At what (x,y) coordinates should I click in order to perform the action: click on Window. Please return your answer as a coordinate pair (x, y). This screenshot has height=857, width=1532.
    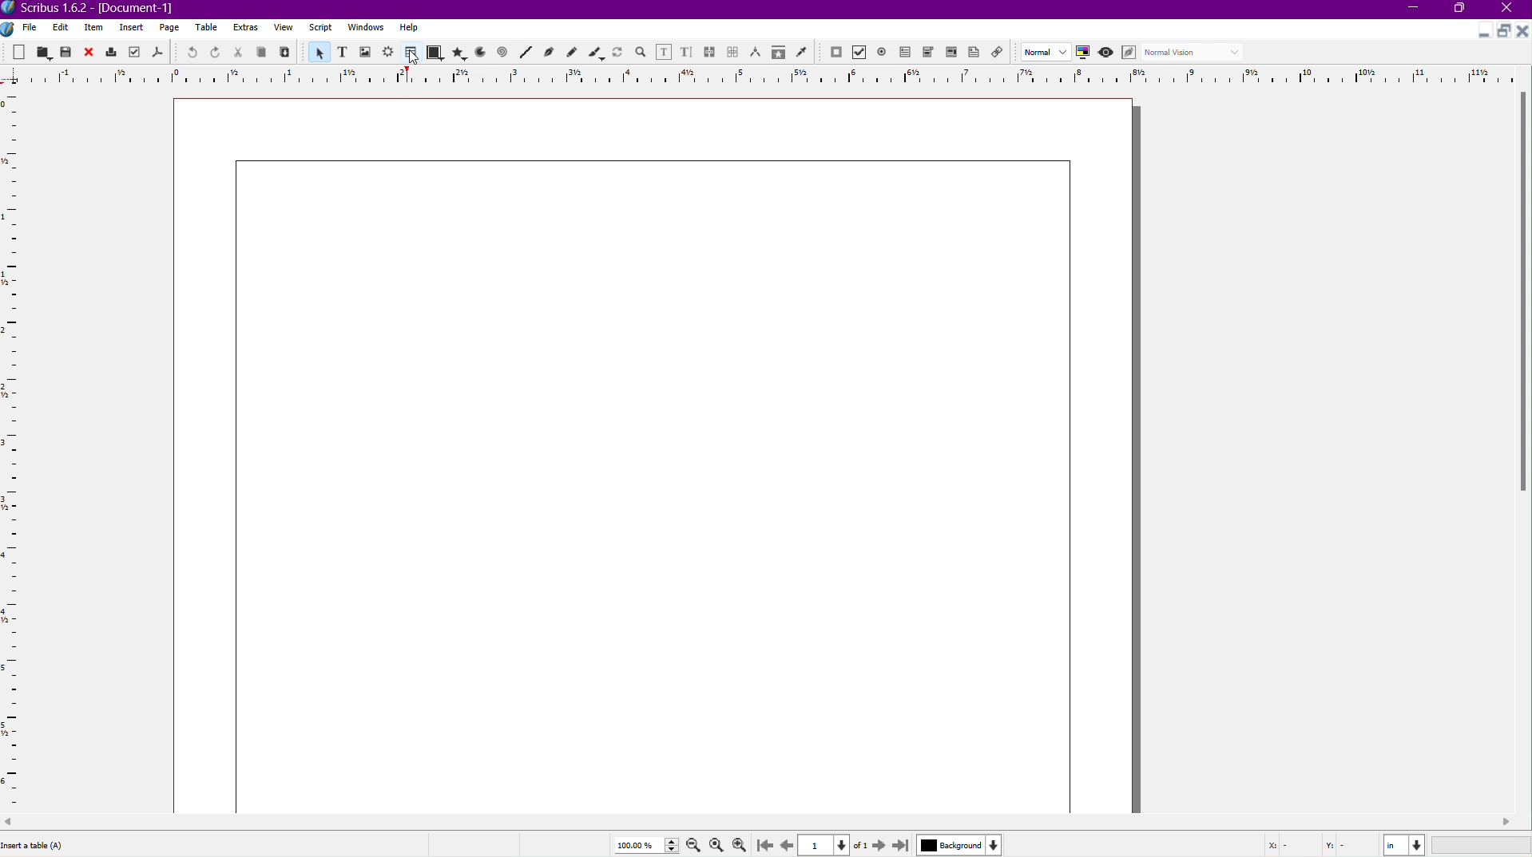
    Looking at the image, I should click on (363, 30).